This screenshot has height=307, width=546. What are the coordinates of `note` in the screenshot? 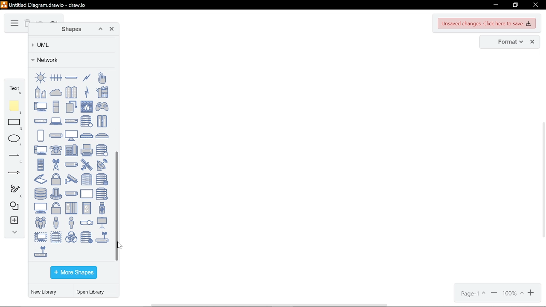 It's located at (15, 107).